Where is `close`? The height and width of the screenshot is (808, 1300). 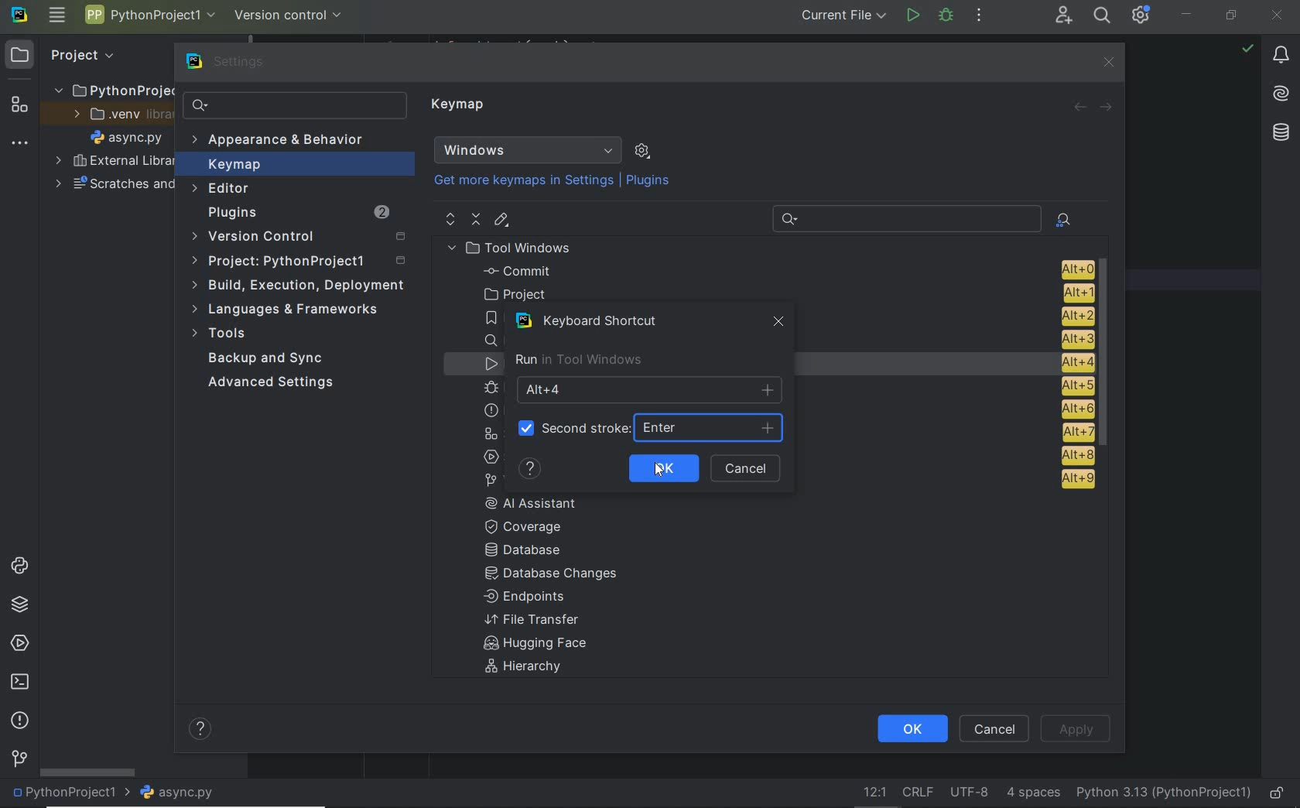
close is located at coordinates (780, 325).